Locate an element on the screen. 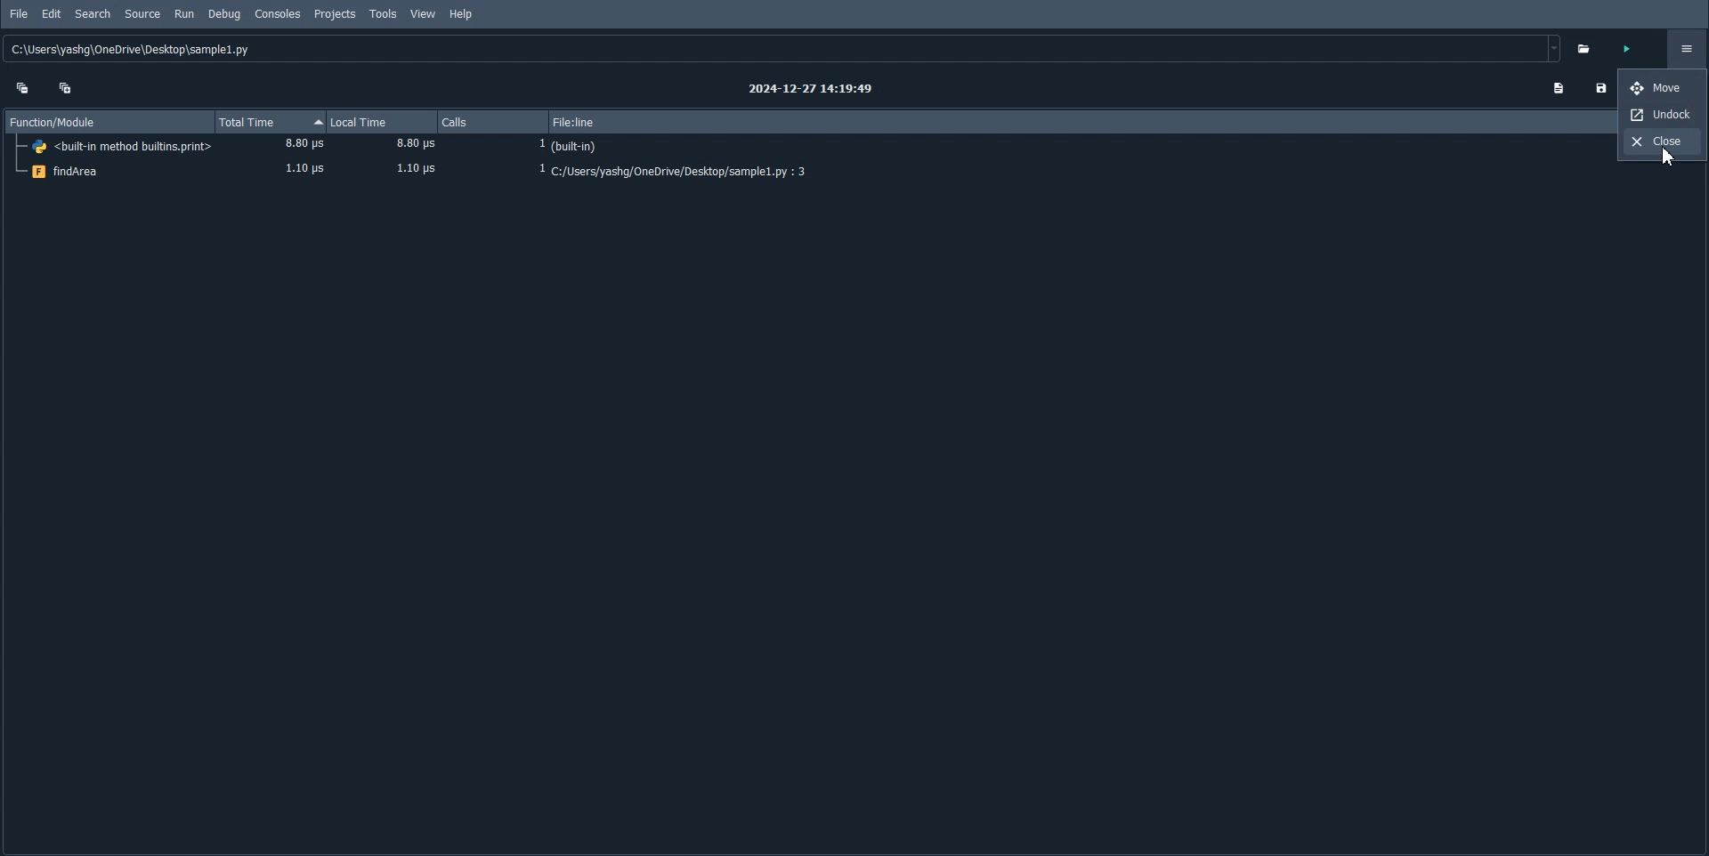 The height and width of the screenshot is (856, 1709). Move is located at coordinates (1664, 88).